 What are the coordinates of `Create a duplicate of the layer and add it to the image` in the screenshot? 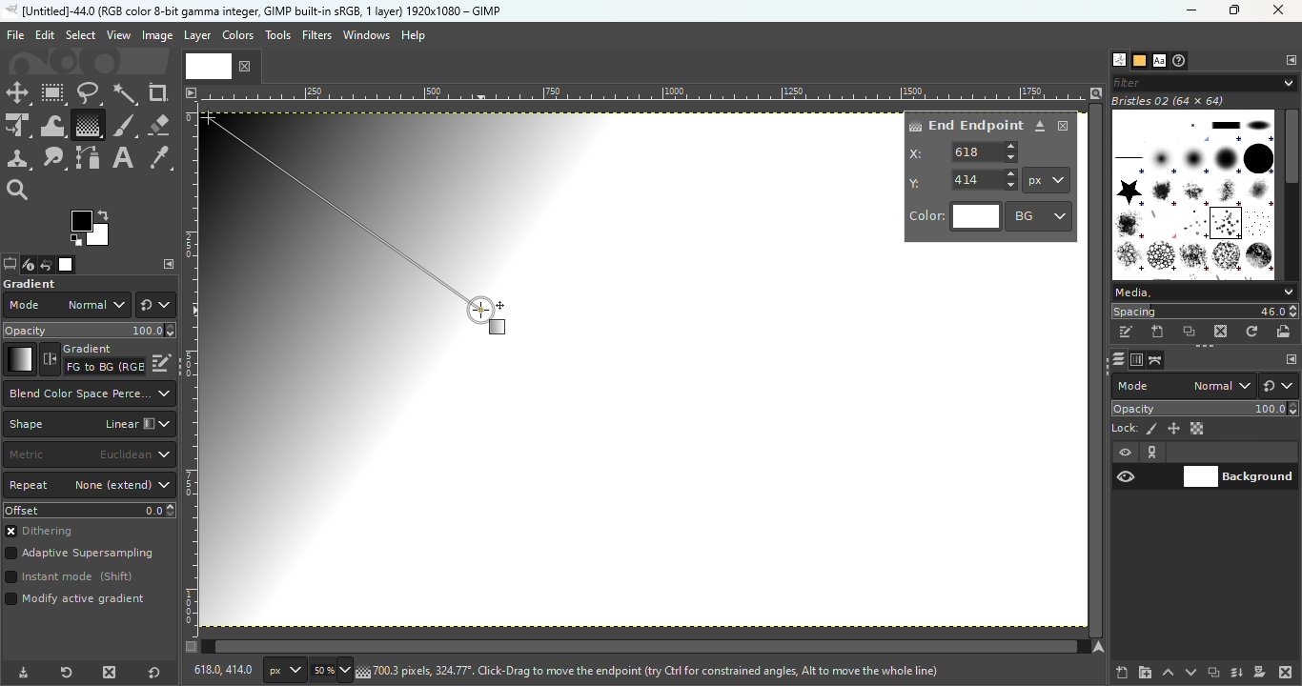 It's located at (1212, 674).